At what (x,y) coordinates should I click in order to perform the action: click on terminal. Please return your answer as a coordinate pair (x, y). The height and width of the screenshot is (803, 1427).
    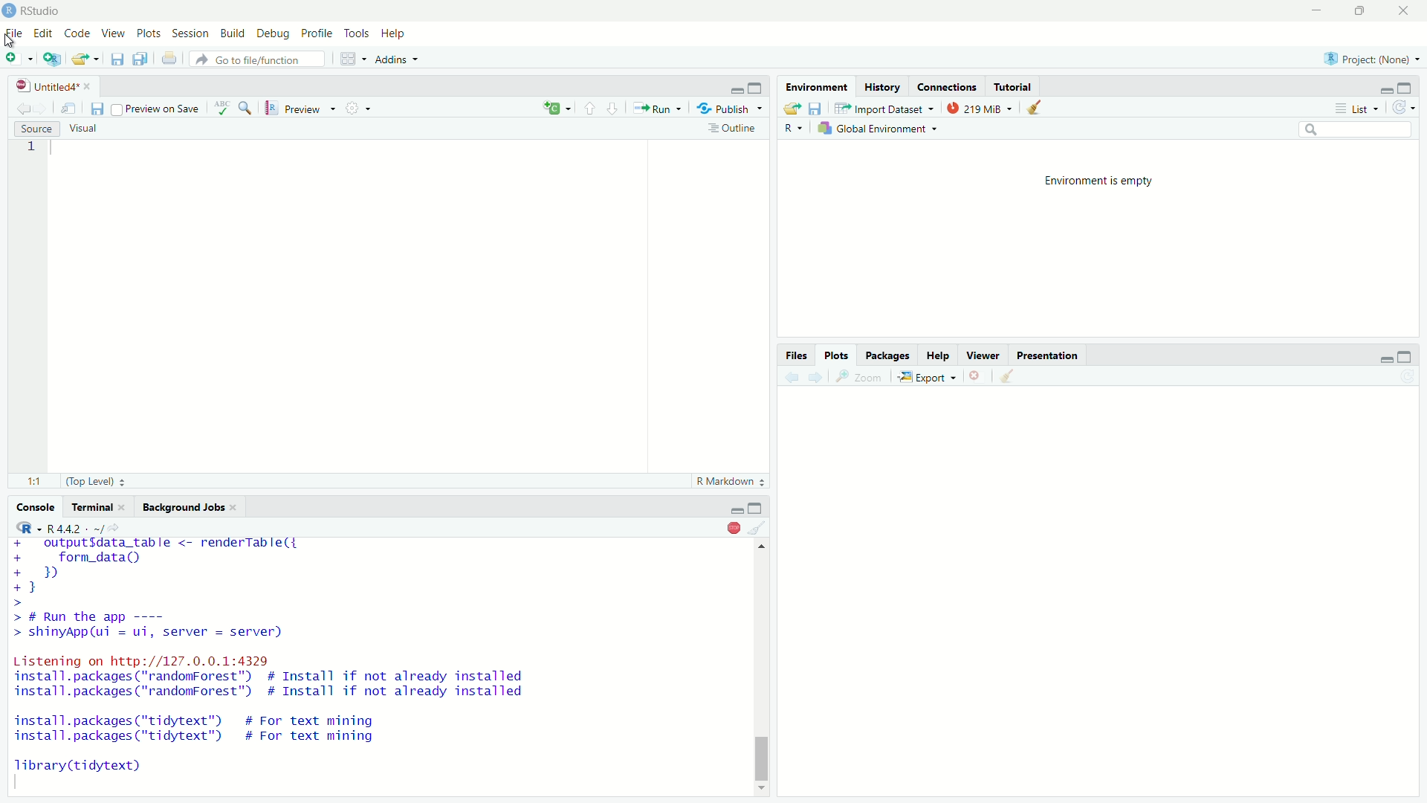
    Looking at the image, I should click on (100, 506).